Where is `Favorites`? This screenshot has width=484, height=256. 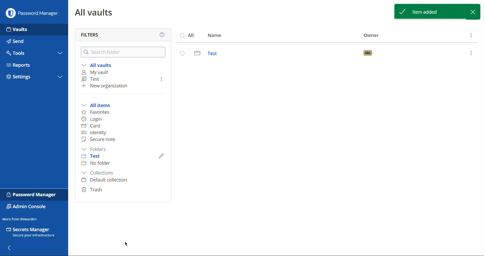
Favorites is located at coordinates (97, 113).